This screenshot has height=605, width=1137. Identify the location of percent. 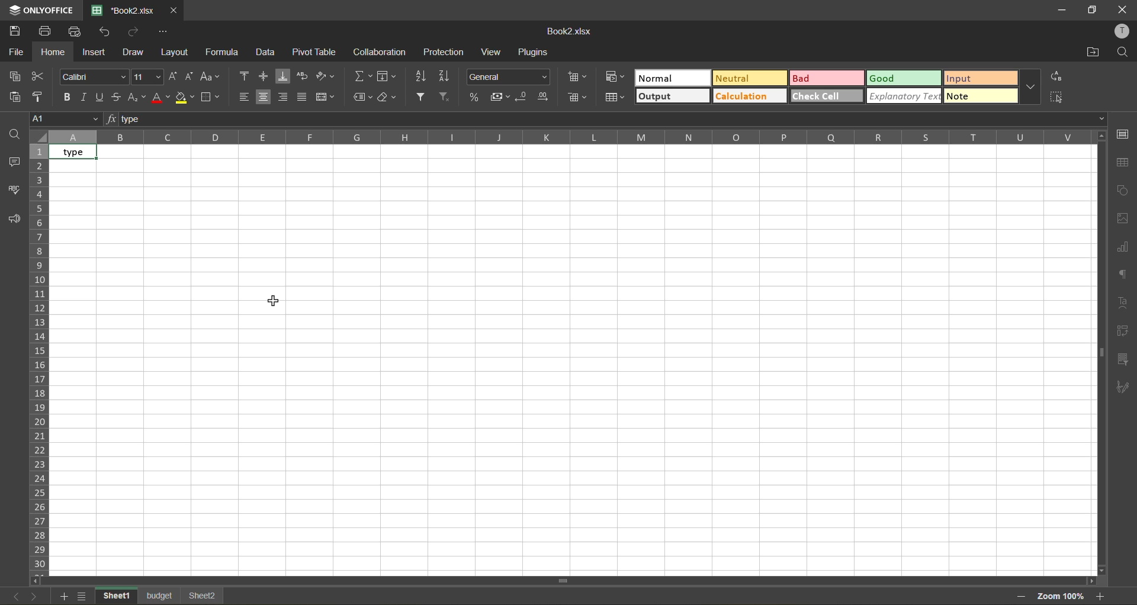
(477, 95).